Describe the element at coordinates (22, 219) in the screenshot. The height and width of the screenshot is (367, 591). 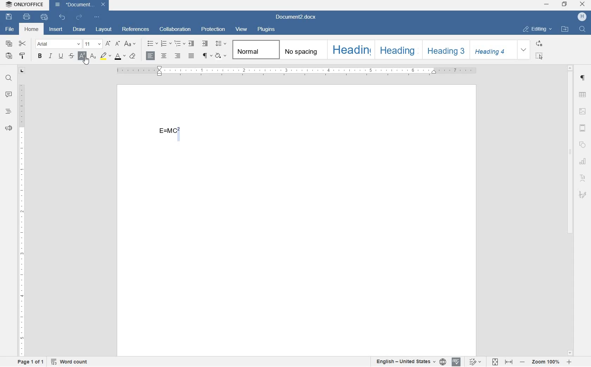
I see `ruler` at that location.